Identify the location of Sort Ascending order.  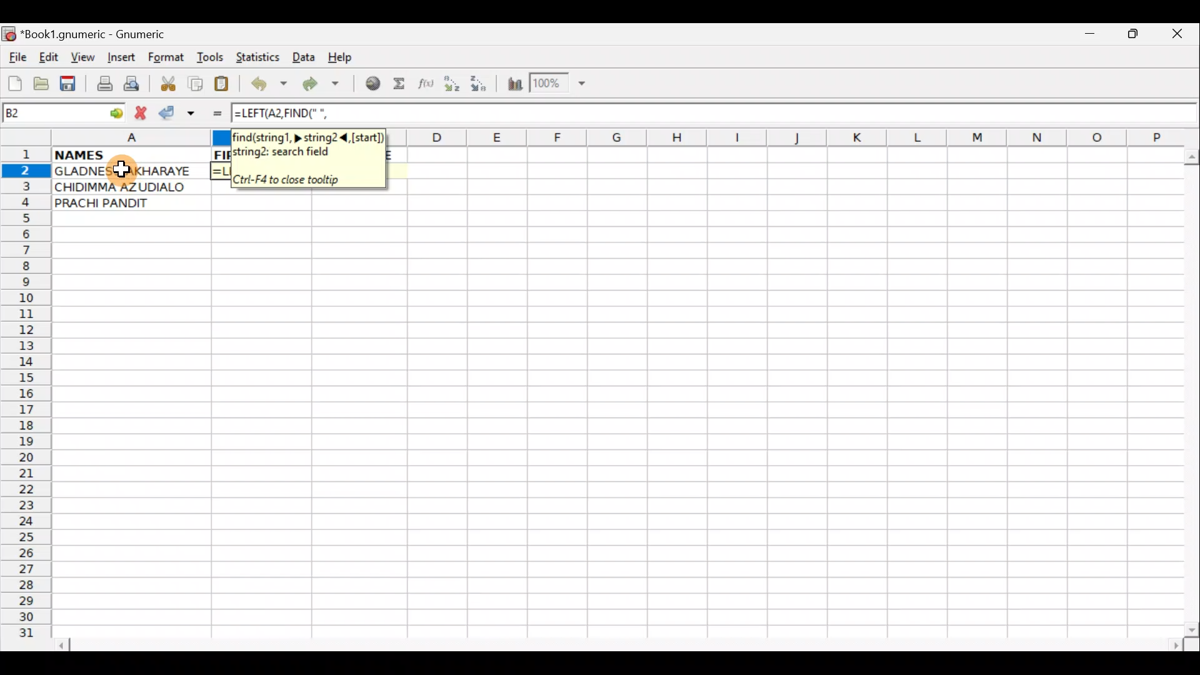
(456, 86).